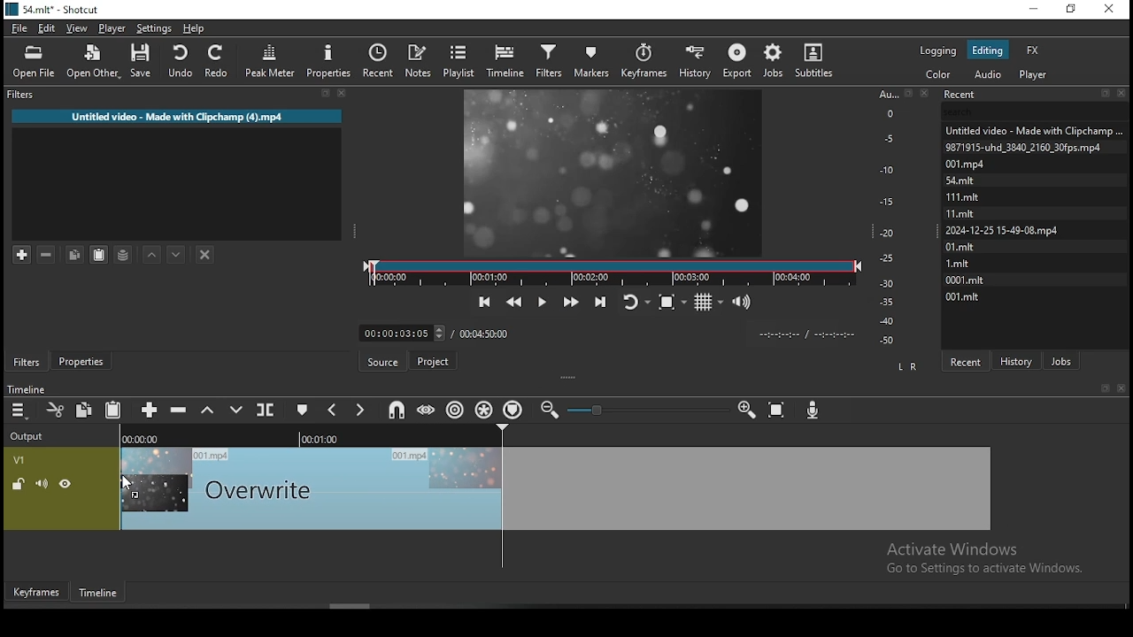 This screenshot has height=637, width=1133. I want to click on fx, so click(1034, 50).